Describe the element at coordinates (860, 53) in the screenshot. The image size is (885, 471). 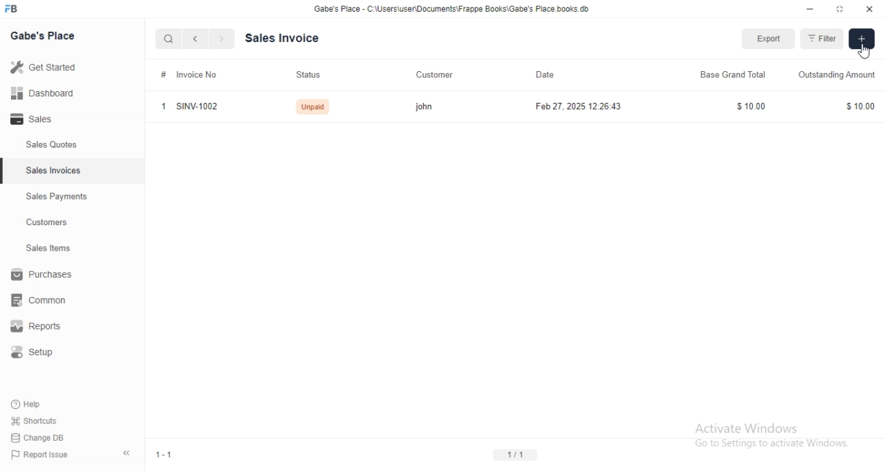
I see `cursor` at that location.